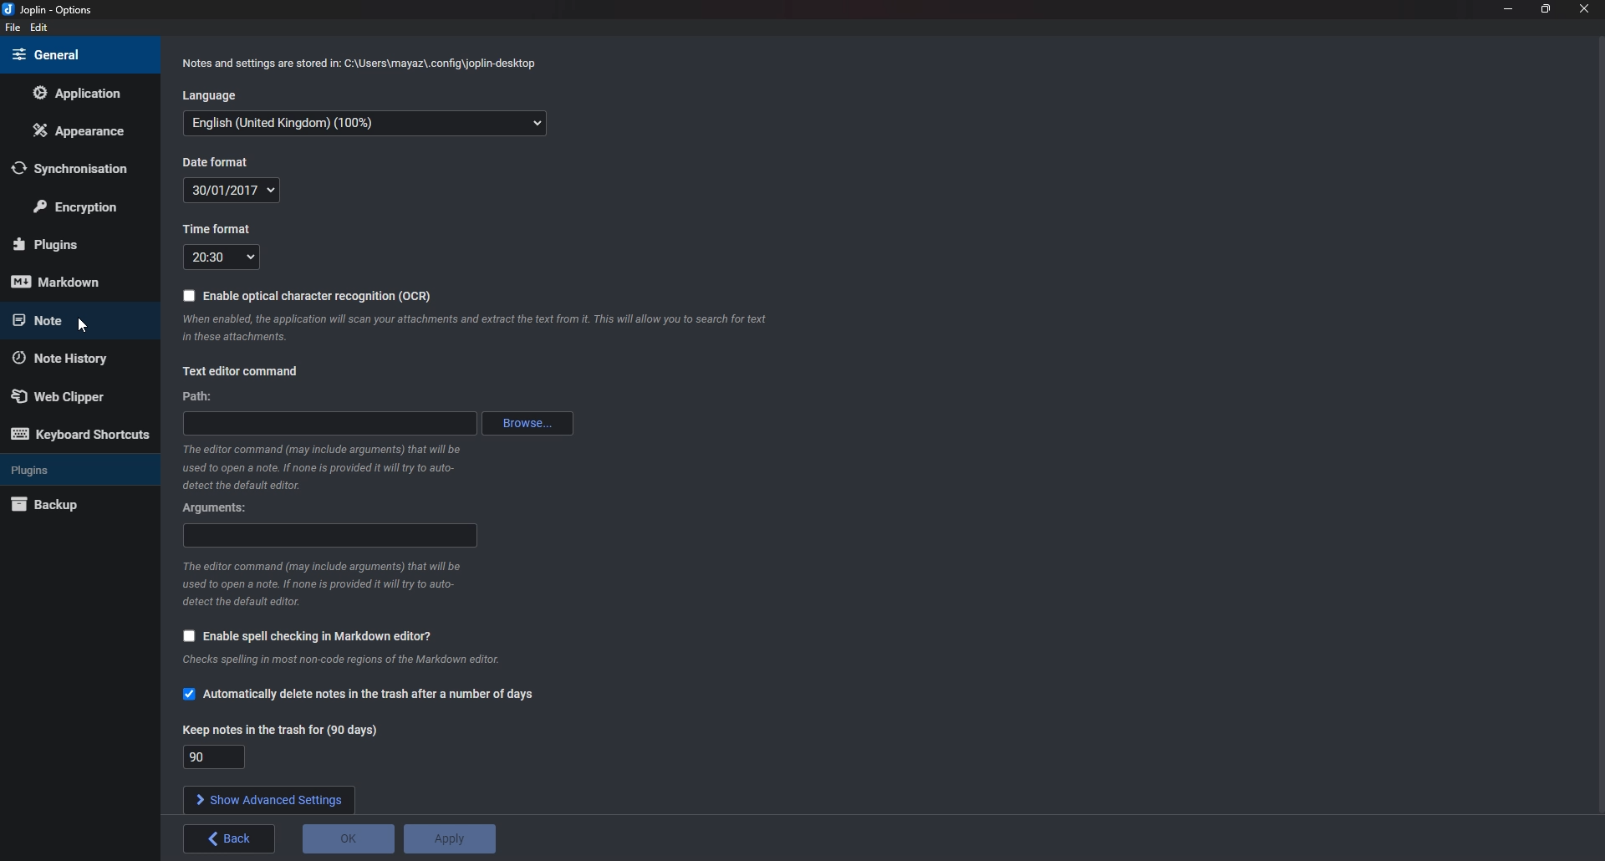  Describe the element at coordinates (82, 432) in the screenshot. I see `Keyboard shortcuts` at that location.